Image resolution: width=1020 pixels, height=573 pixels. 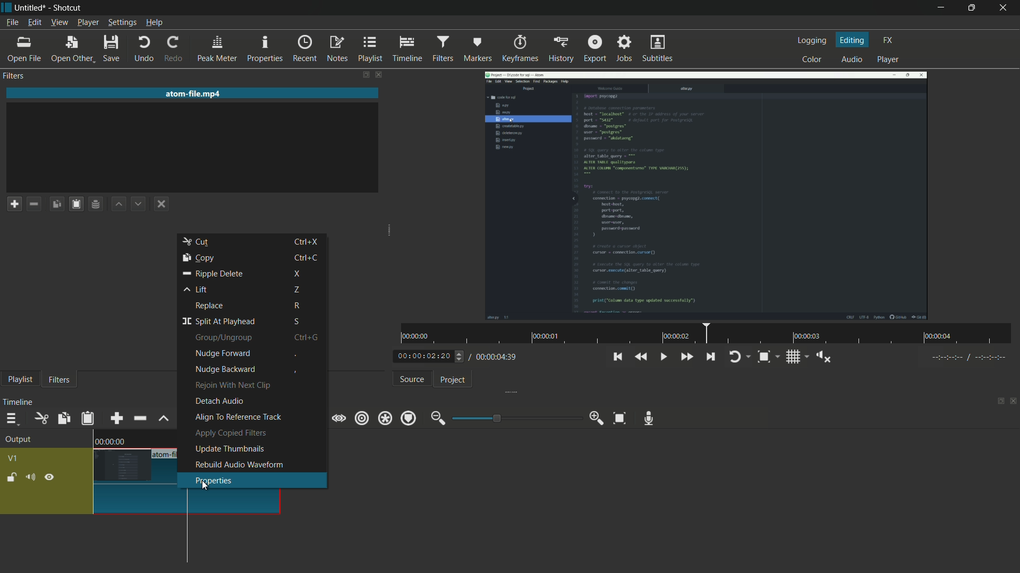 I want to click on player, so click(x=891, y=60).